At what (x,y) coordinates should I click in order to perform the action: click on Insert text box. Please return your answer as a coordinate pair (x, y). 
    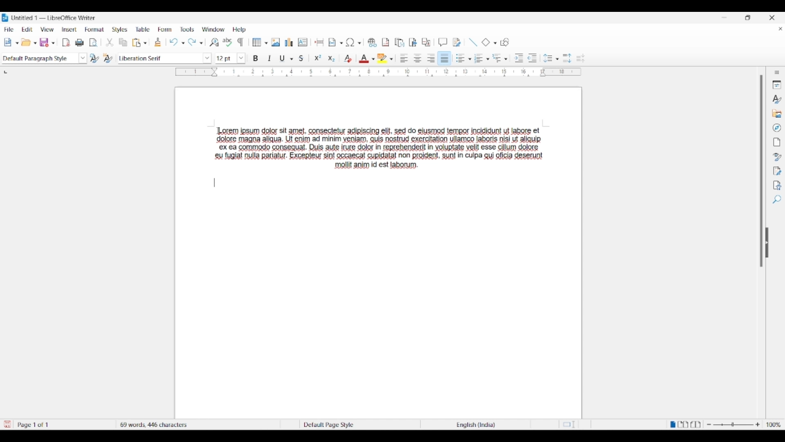
    Looking at the image, I should click on (303, 42).